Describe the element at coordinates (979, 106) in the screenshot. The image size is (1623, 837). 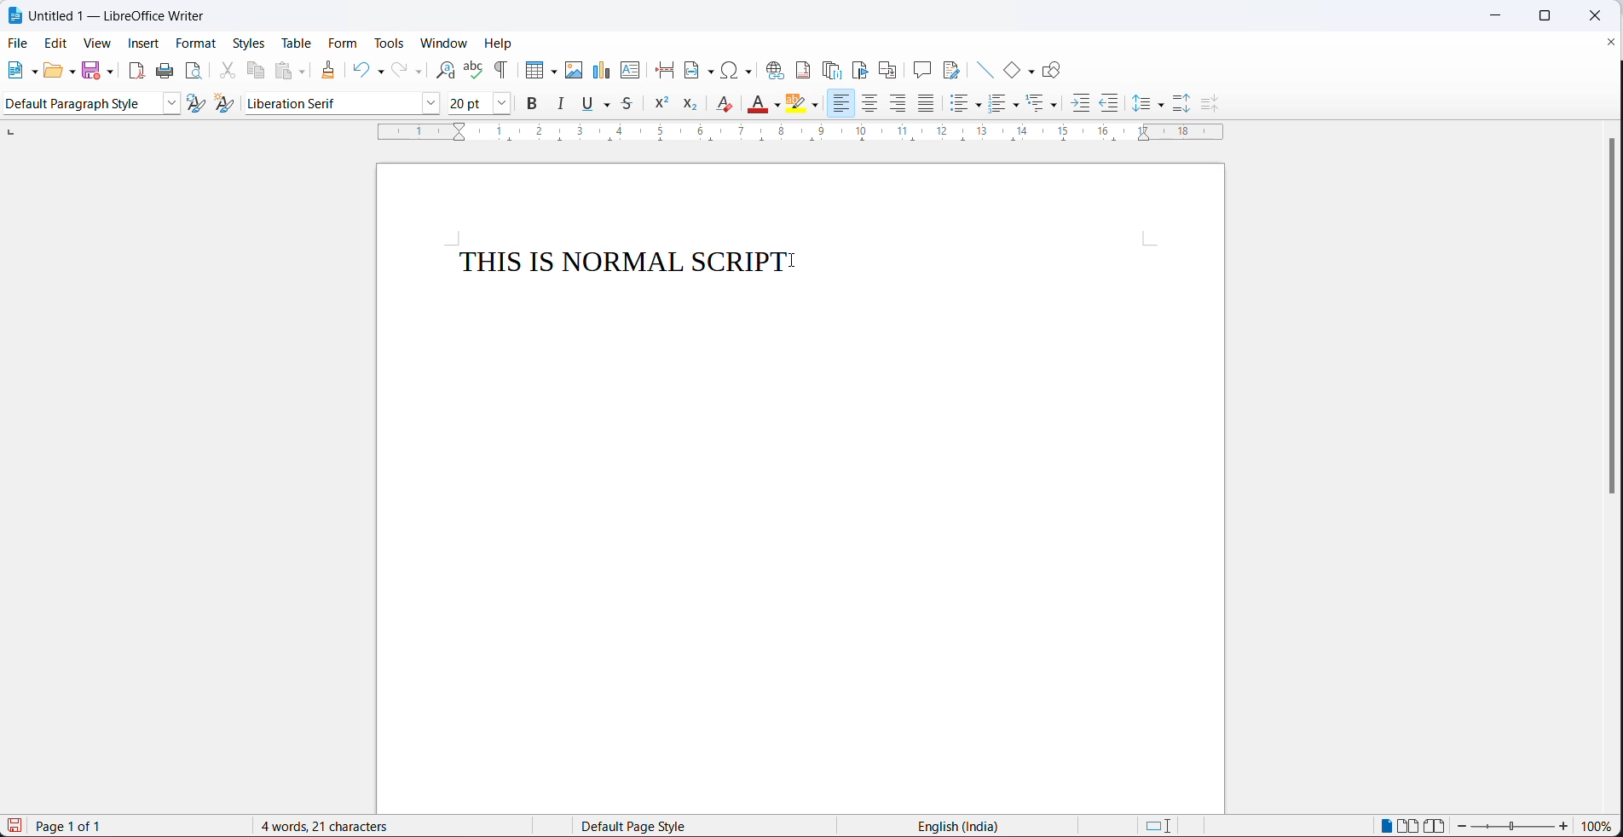
I see `toggle unordered list options` at that location.